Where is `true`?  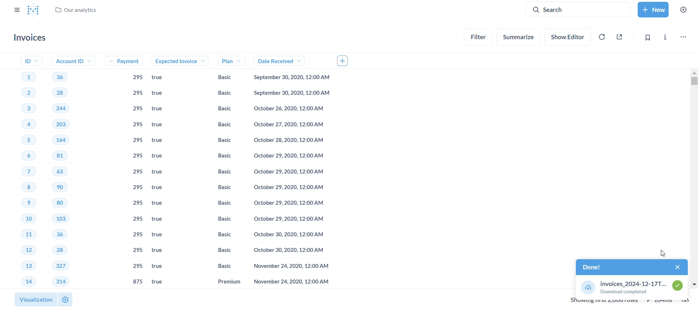
true is located at coordinates (163, 188).